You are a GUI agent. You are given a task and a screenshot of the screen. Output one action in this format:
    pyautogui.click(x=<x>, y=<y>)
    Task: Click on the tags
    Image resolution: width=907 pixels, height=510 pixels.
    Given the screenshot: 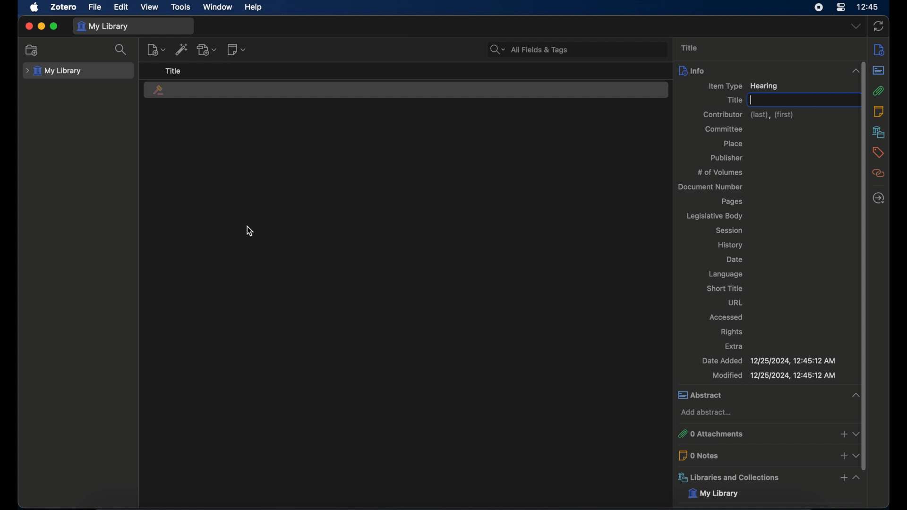 What is the action you would take?
    pyautogui.click(x=879, y=153)
    